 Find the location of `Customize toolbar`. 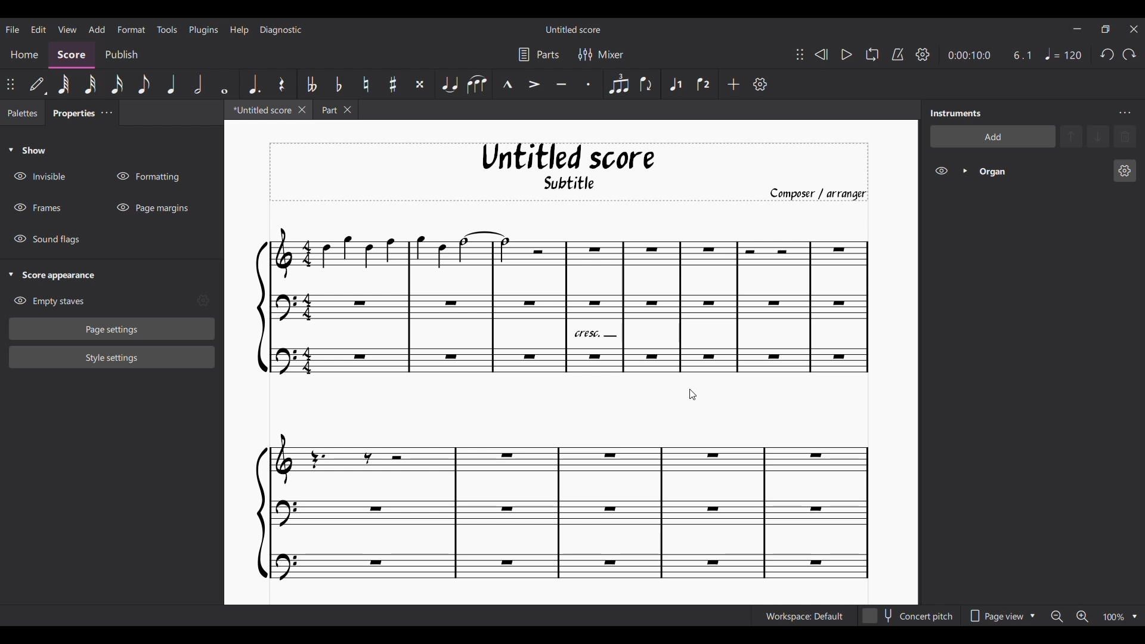

Customize toolbar is located at coordinates (760, 84).